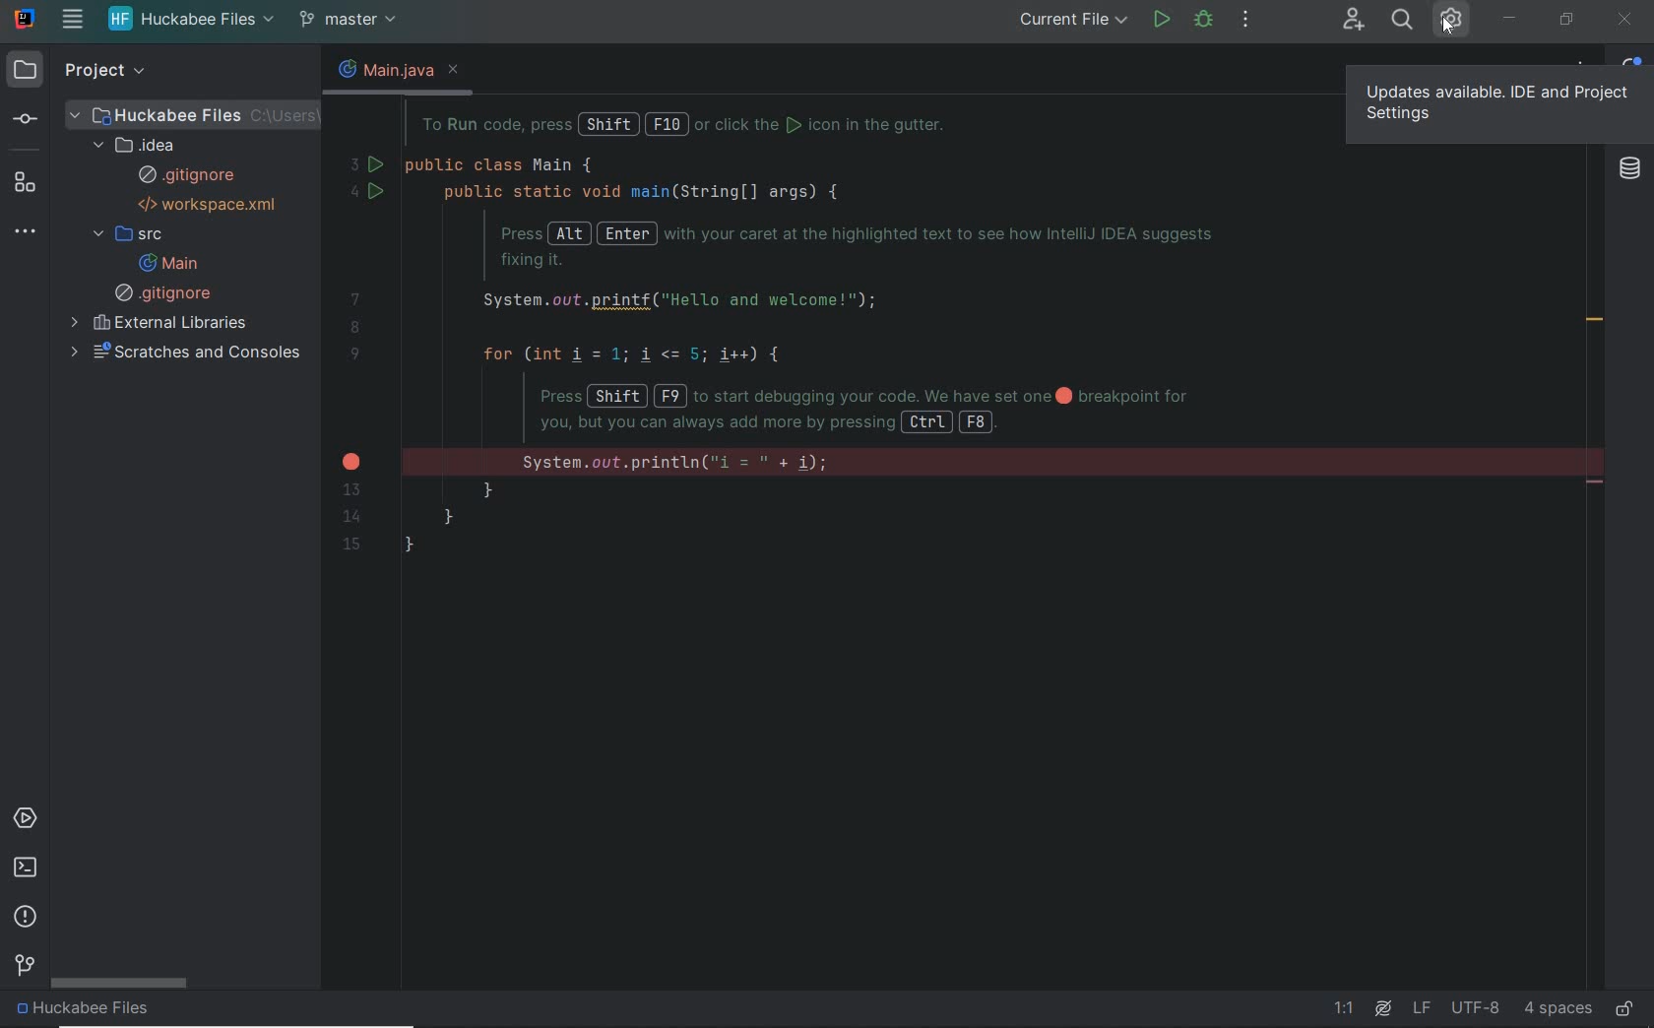 The height and width of the screenshot is (1028, 1654). What do you see at coordinates (1558, 1008) in the screenshot?
I see `indent` at bounding box center [1558, 1008].